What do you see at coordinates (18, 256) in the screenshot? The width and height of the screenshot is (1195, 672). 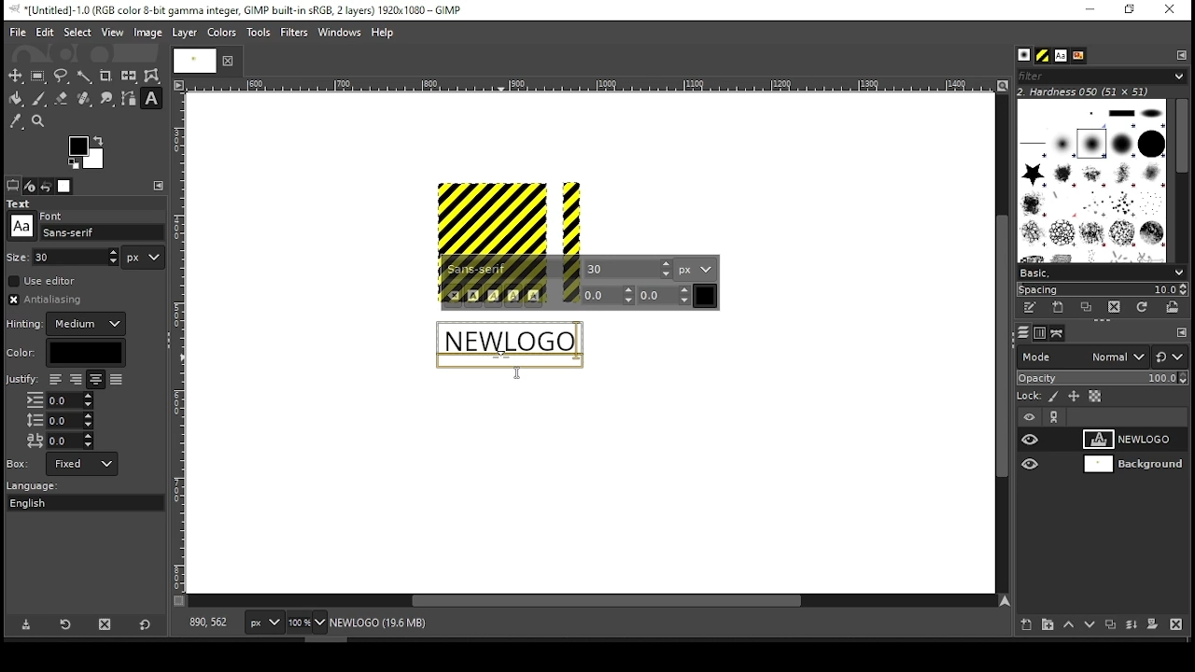 I see `` at bounding box center [18, 256].